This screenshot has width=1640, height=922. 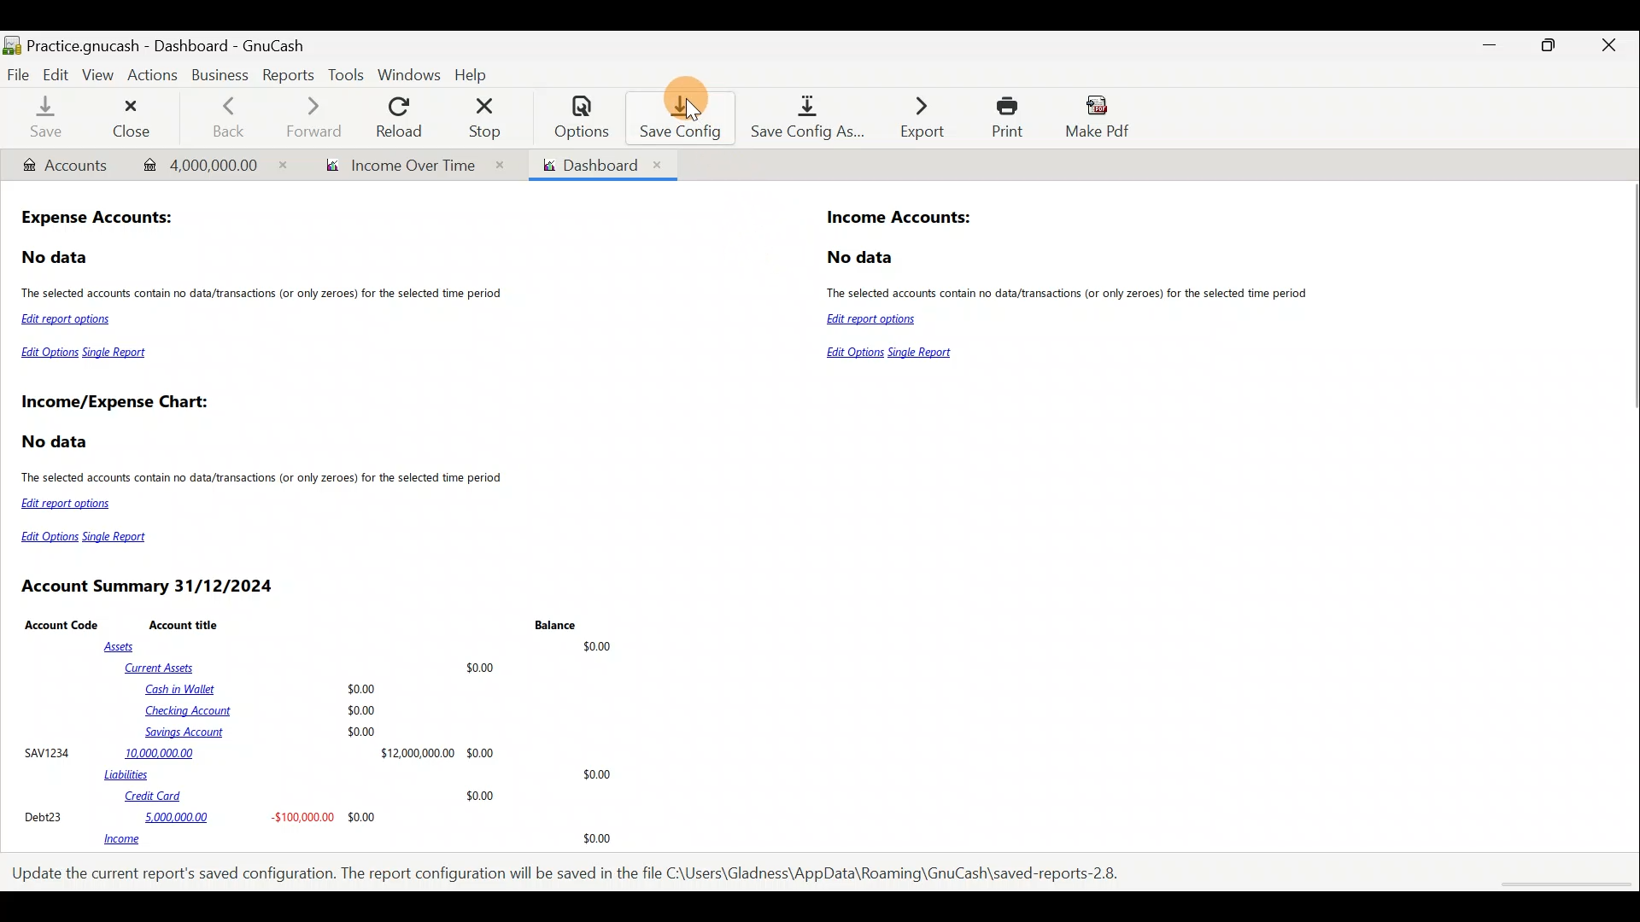 What do you see at coordinates (64, 166) in the screenshot?
I see `Account` at bounding box center [64, 166].